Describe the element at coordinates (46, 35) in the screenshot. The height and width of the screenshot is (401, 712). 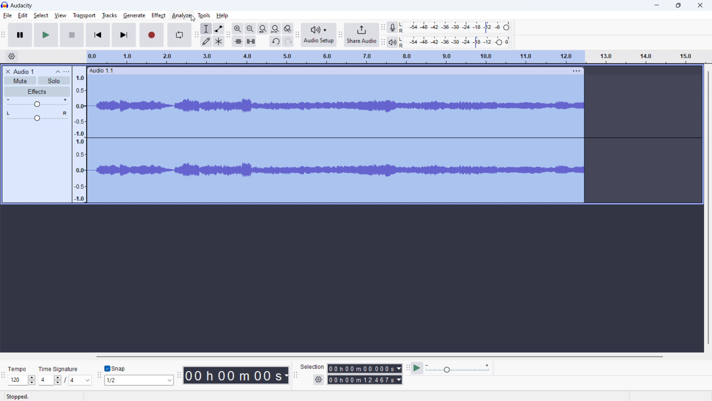
I see `play` at that location.